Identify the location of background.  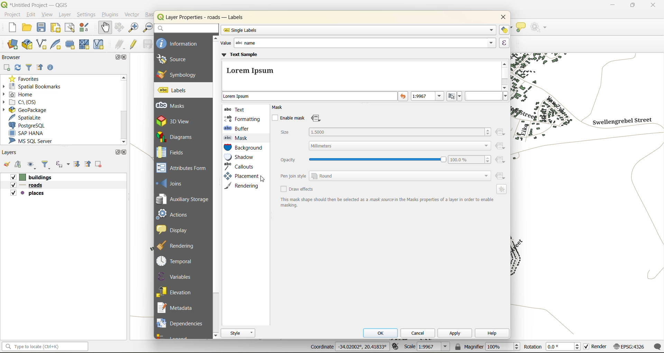
(244, 148).